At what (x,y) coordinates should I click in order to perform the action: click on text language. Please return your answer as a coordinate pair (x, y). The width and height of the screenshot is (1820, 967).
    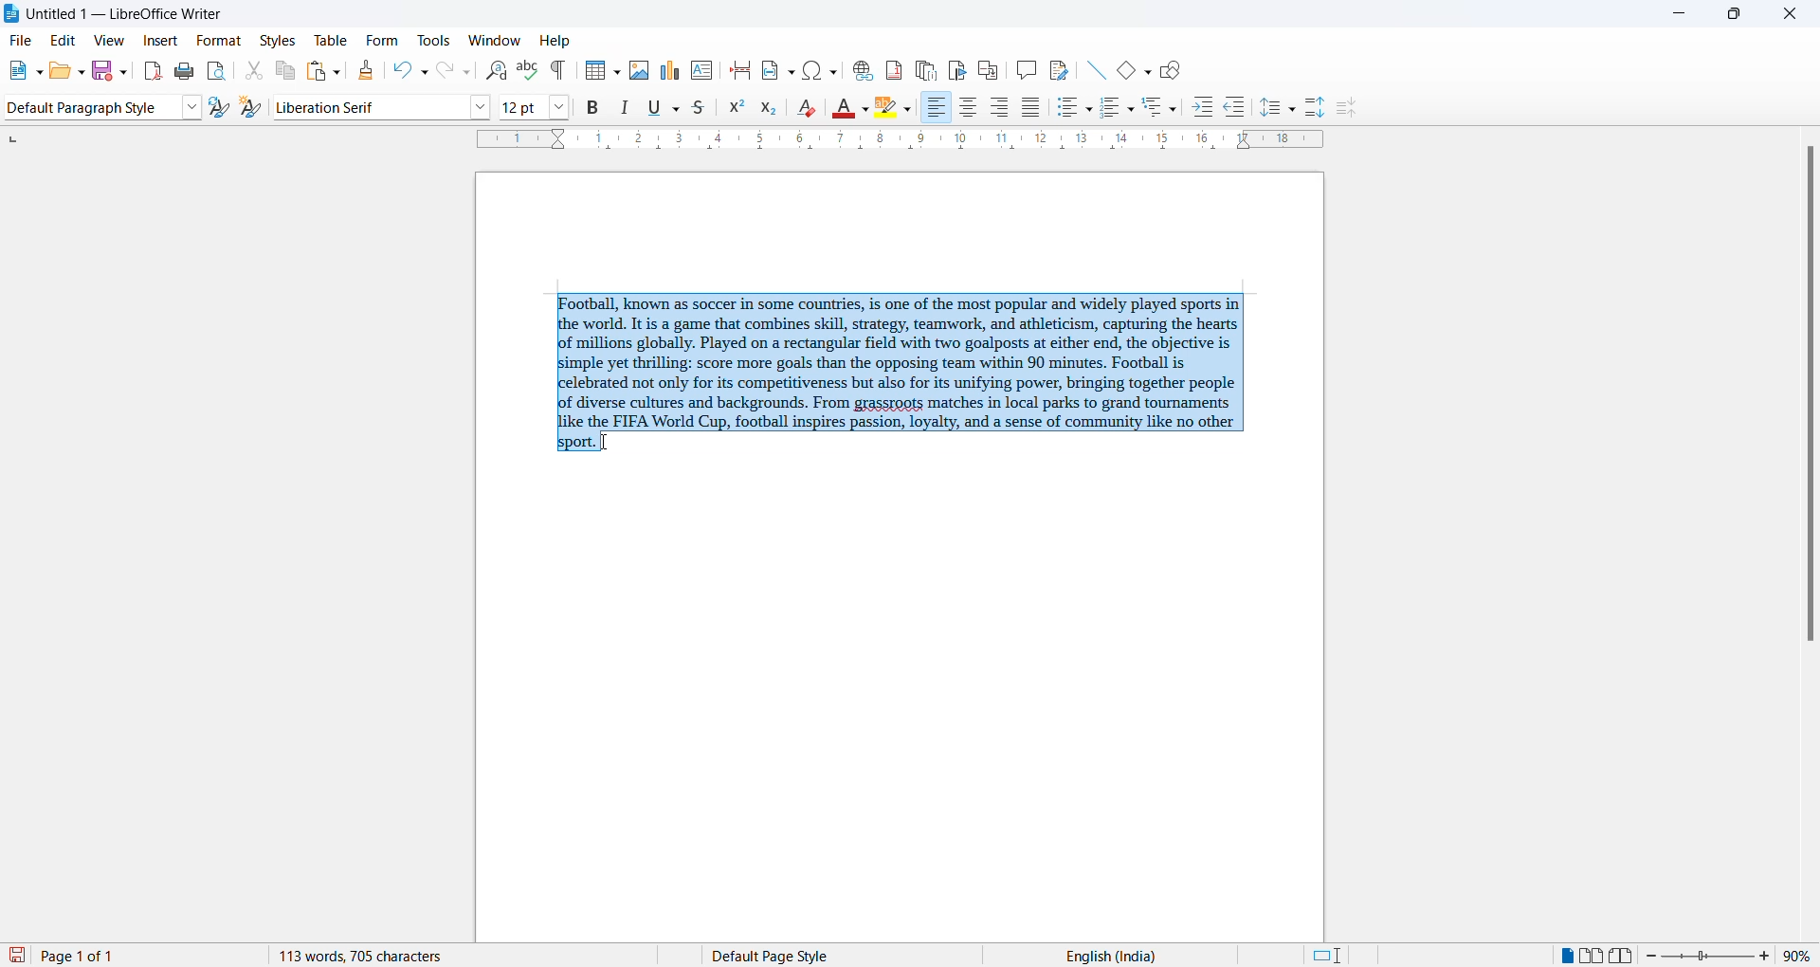
    Looking at the image, I should click on (1173, 956).